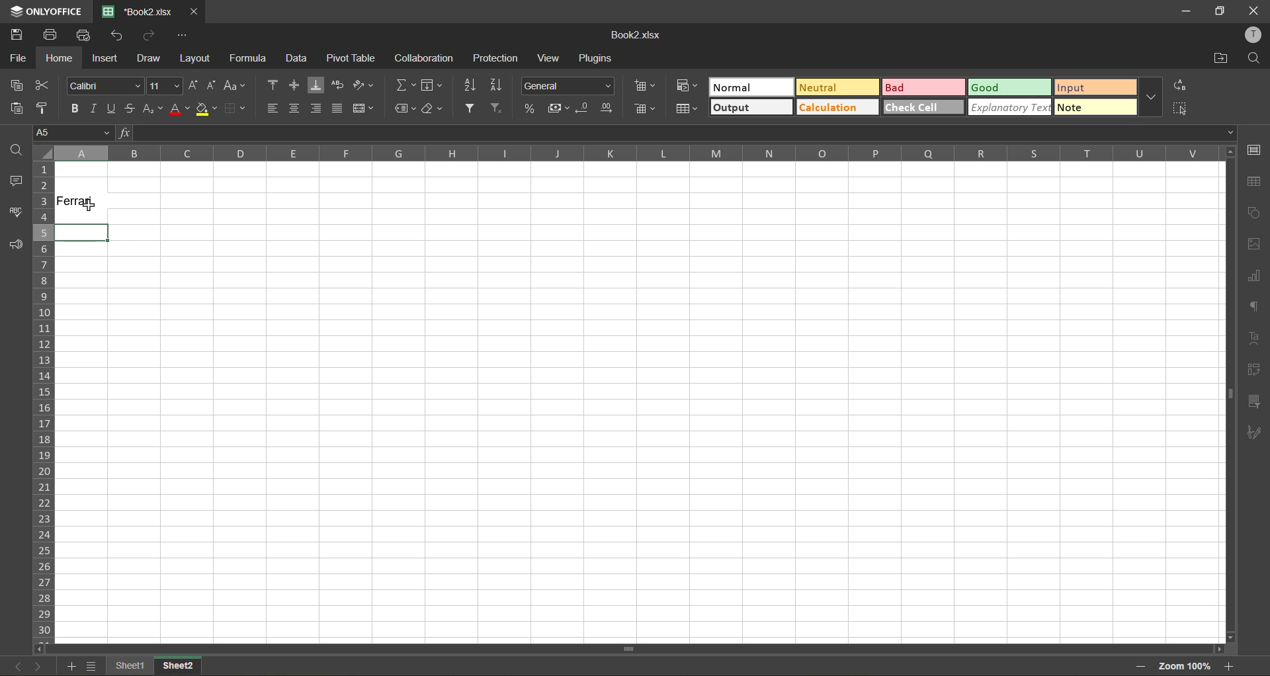 The width and height of the screenshot is (1270, 676). Describe the element at coordinates (1220, 59) in the screenshot. I see `open location` at that location.